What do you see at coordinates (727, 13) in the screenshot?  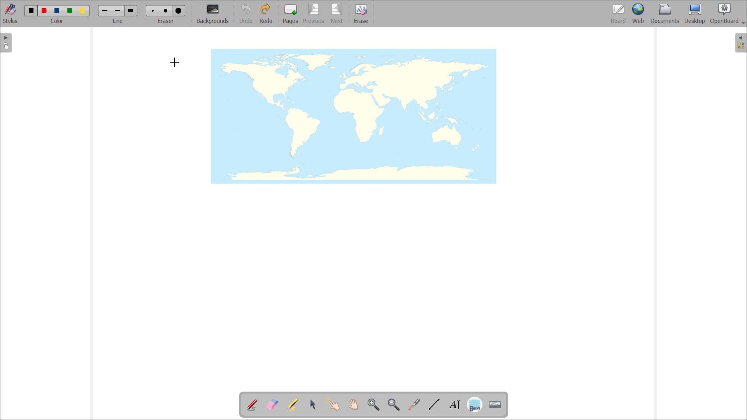 I see `openboard settings` at bounding box center [727, 13].